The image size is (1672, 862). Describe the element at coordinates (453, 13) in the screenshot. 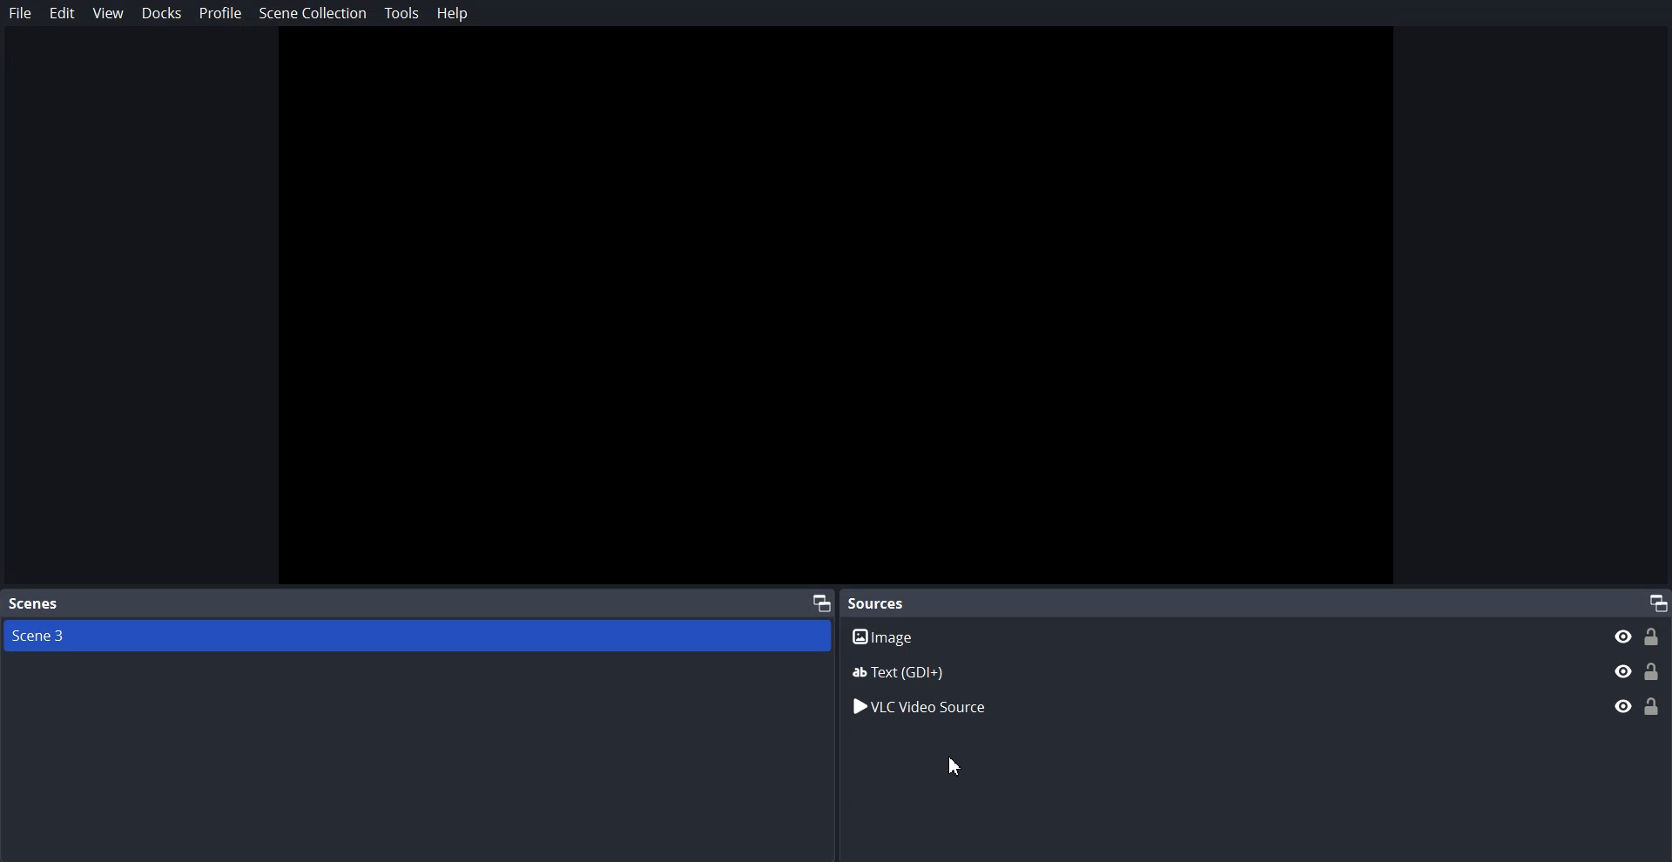

I see `Help` at that location.